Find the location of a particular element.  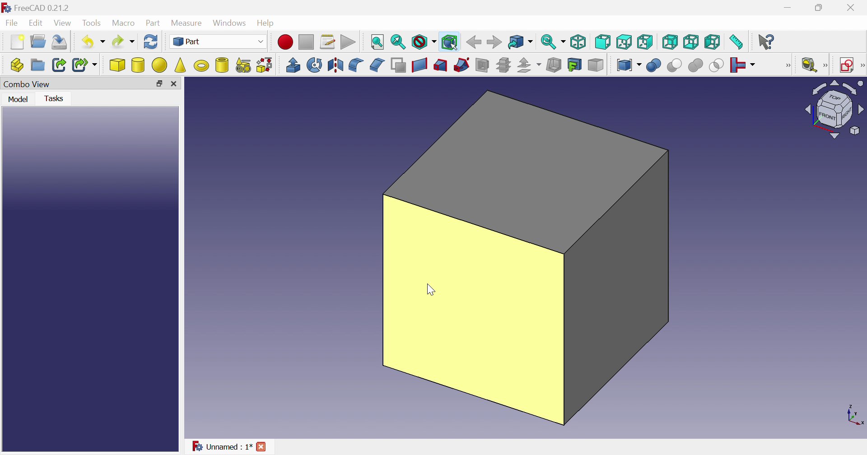

Cube is located at coordinates (117, 65).